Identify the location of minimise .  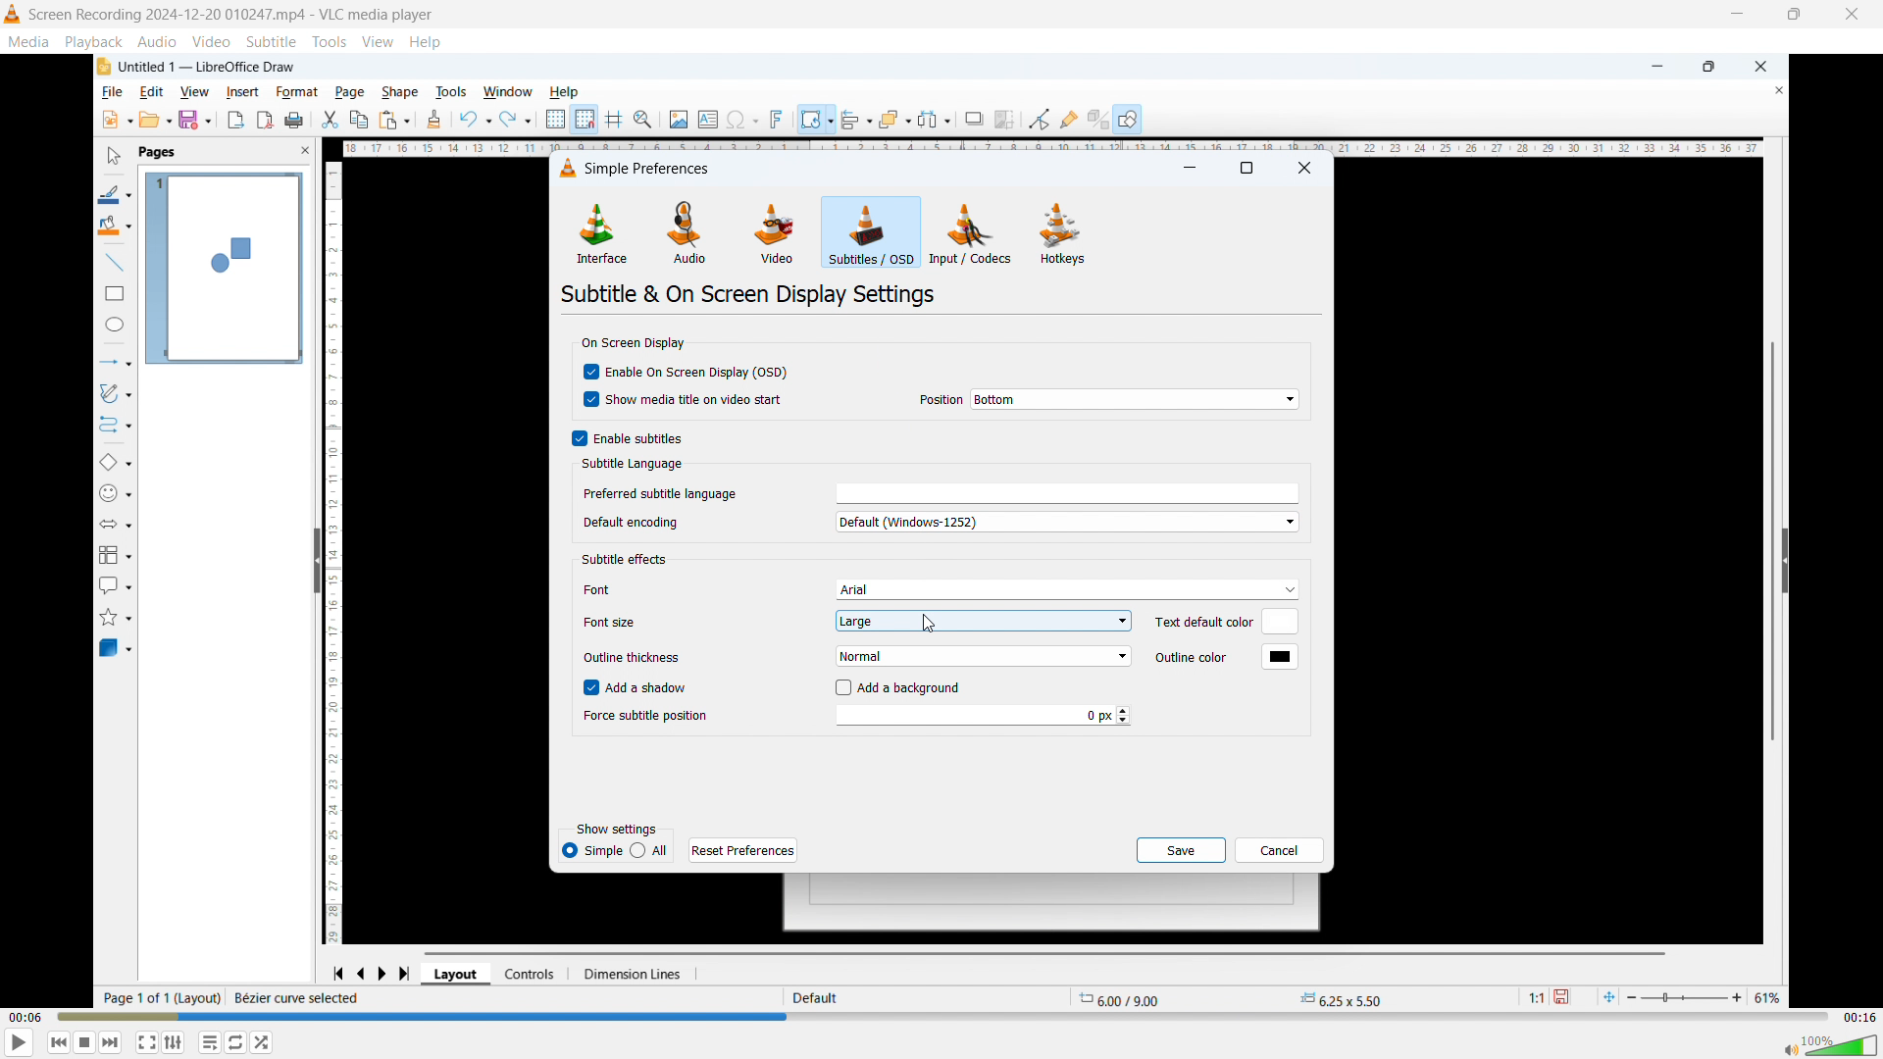
(1735, 16).